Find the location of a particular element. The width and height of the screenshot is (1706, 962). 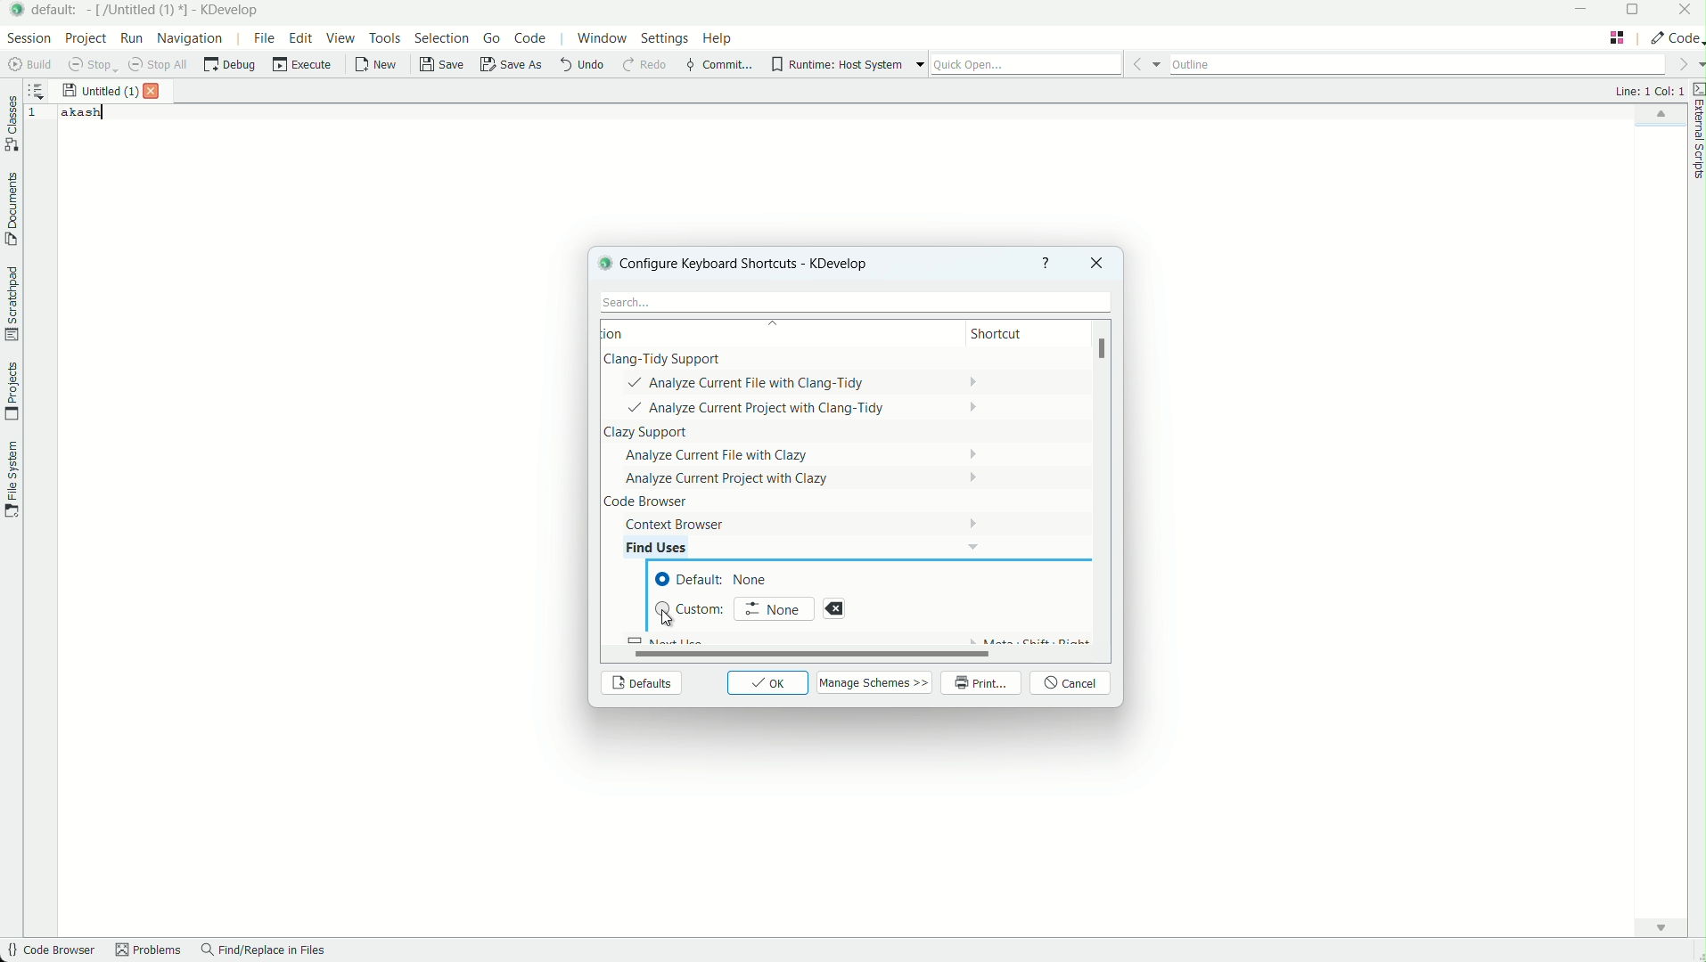

shortcut is located at coordinates (1013, 335).